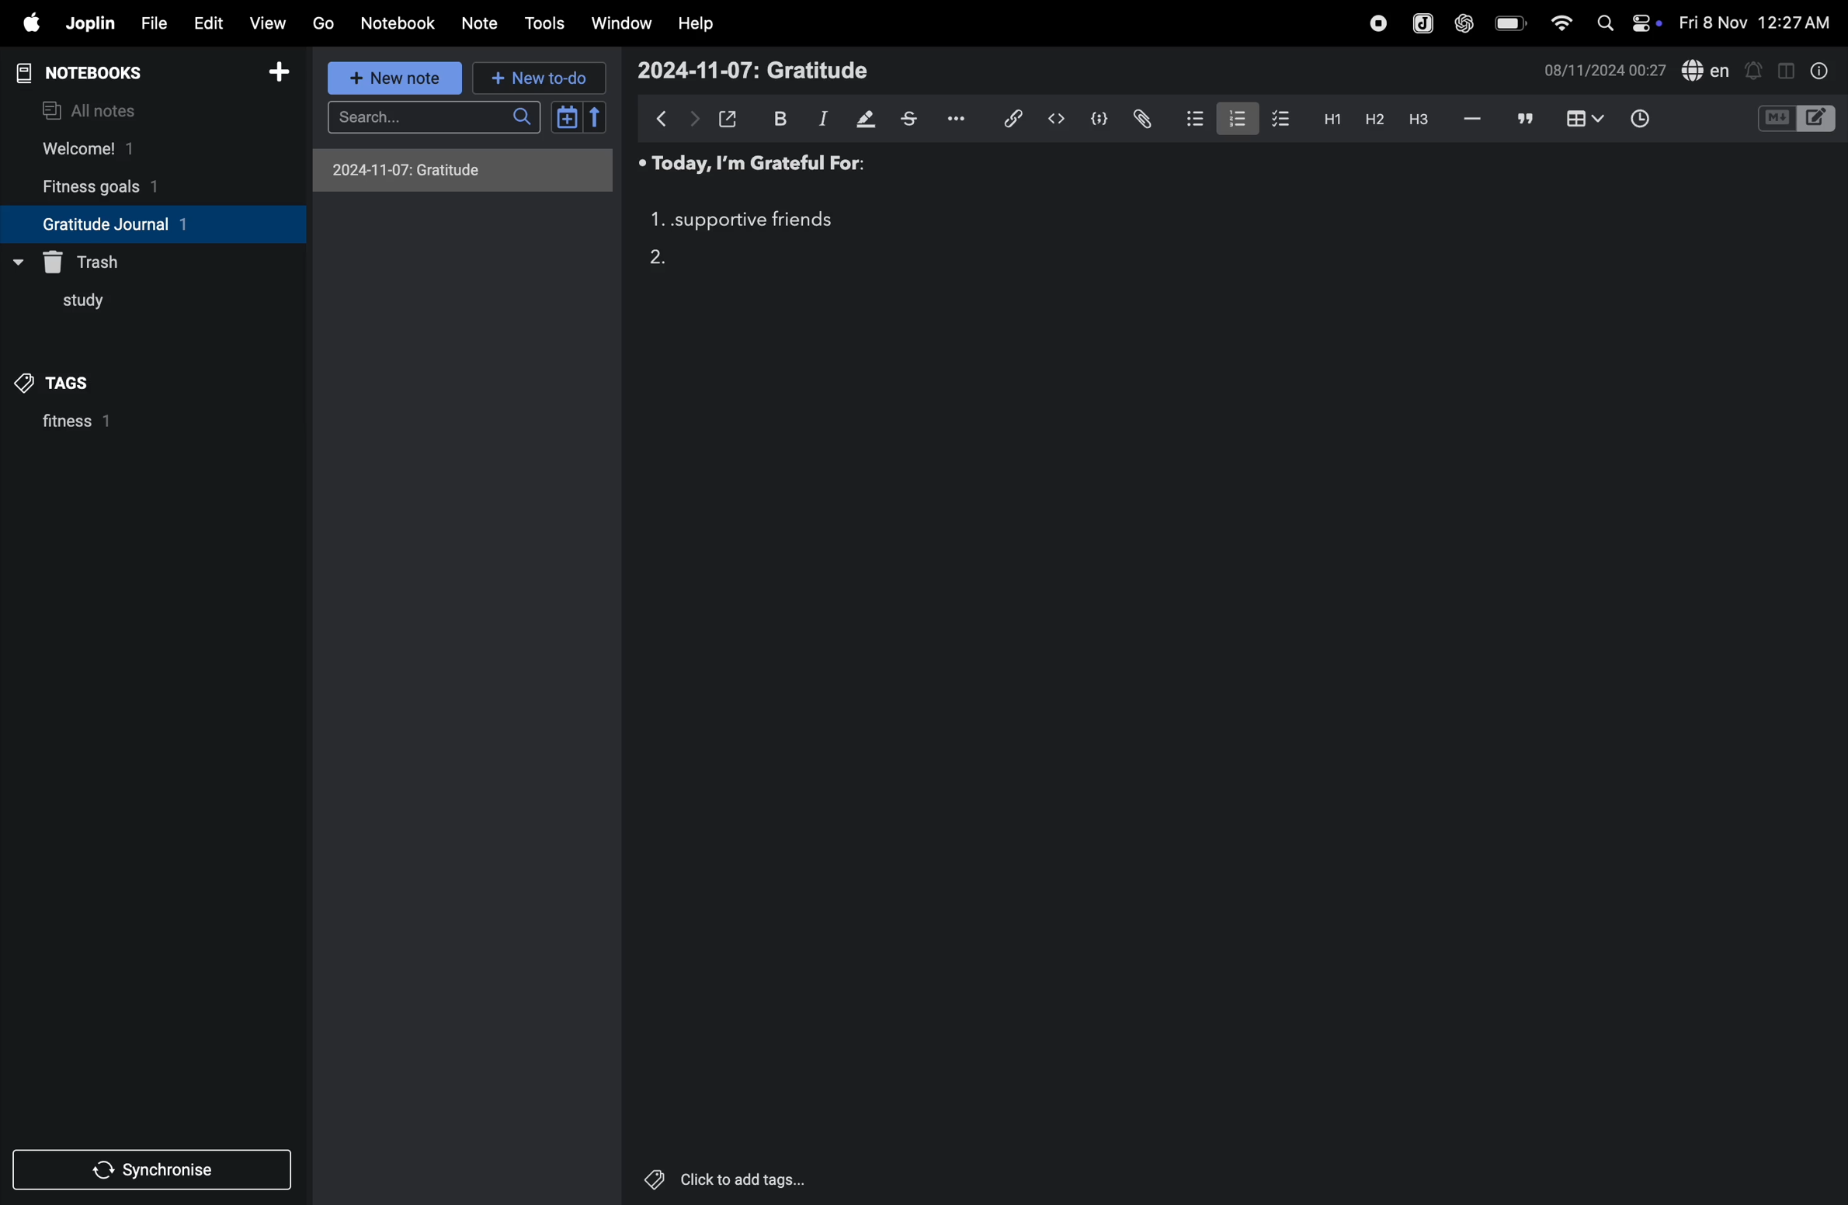 The width and height of the screenshot is (1848, 1205). Describe the element at coordinates (92, 259) in the screenshot. I see `trash` at that location.